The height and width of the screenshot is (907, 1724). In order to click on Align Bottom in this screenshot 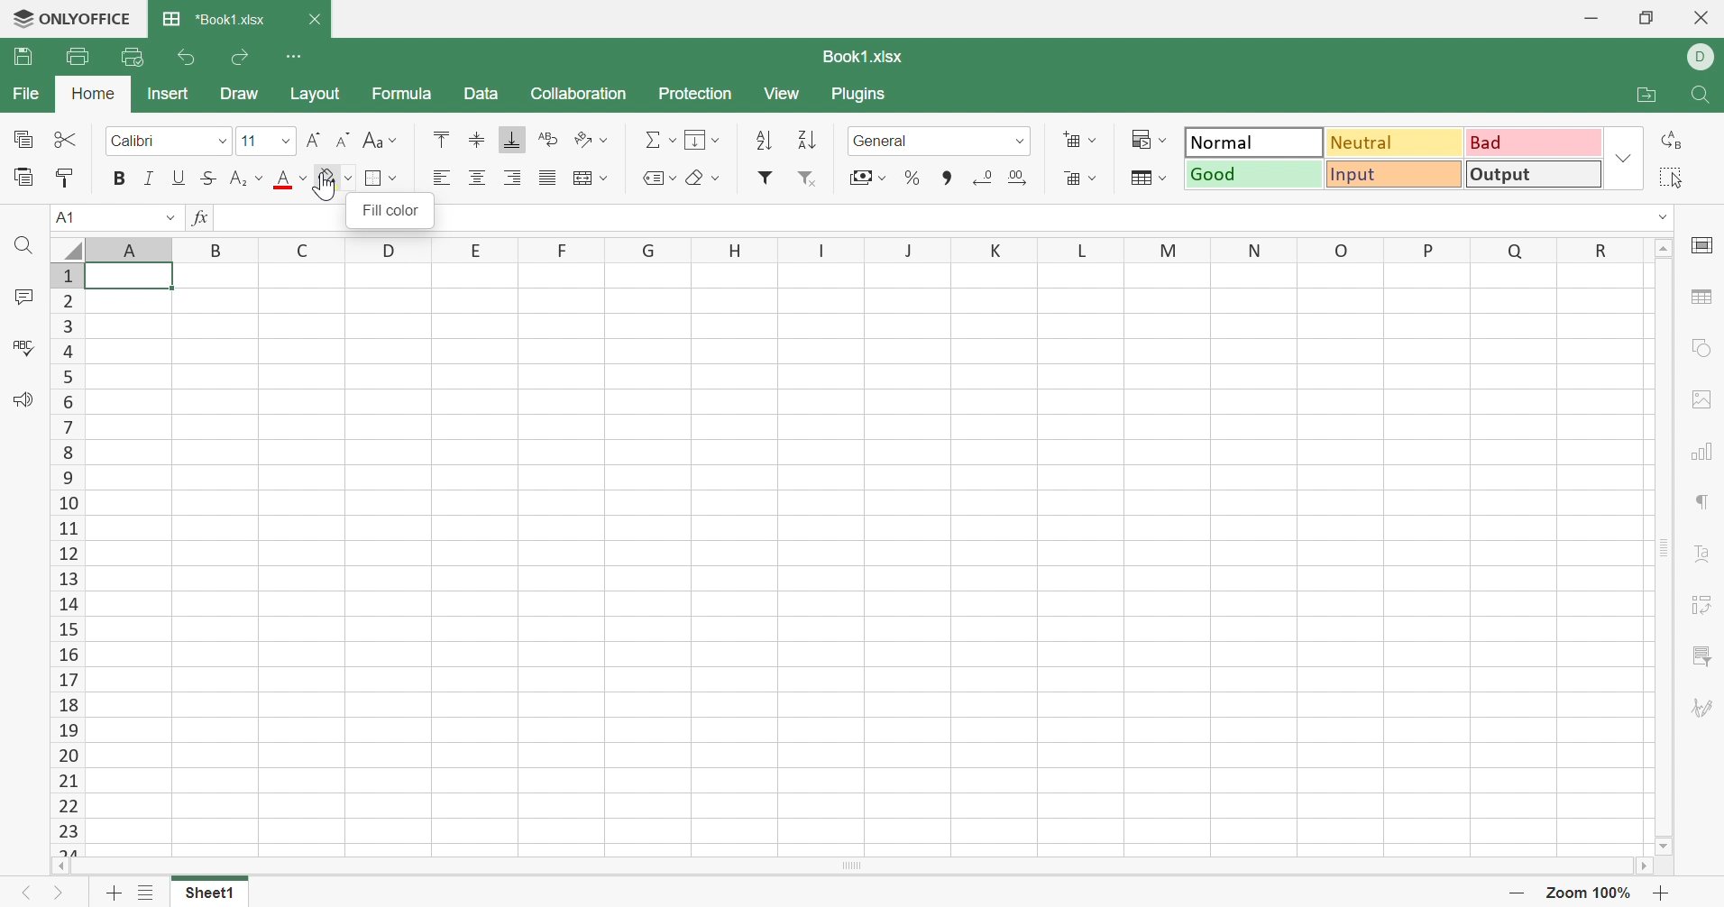, I will do `click(512, 139)`.